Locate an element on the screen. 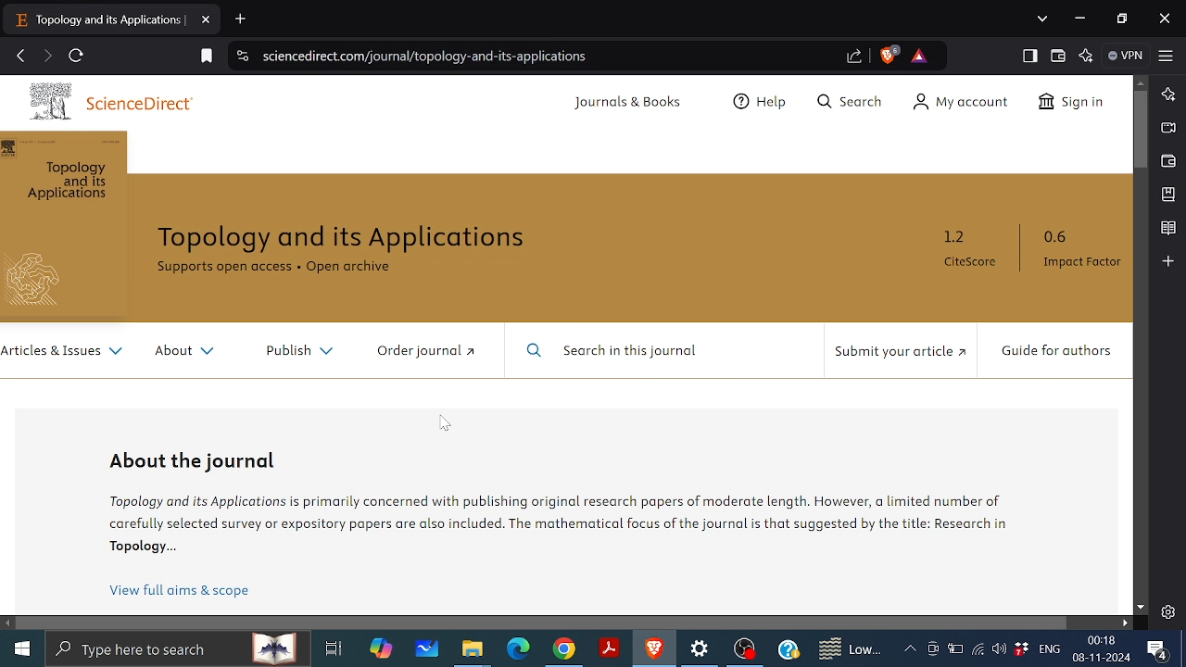 The height and width of the screenshot is (667, 1186). brave rewards is located at coordinates (923, 57).